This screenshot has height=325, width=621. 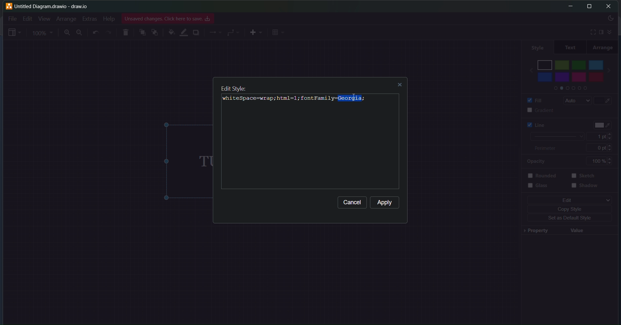 I want to click on to front, so click(x=142, y=32).